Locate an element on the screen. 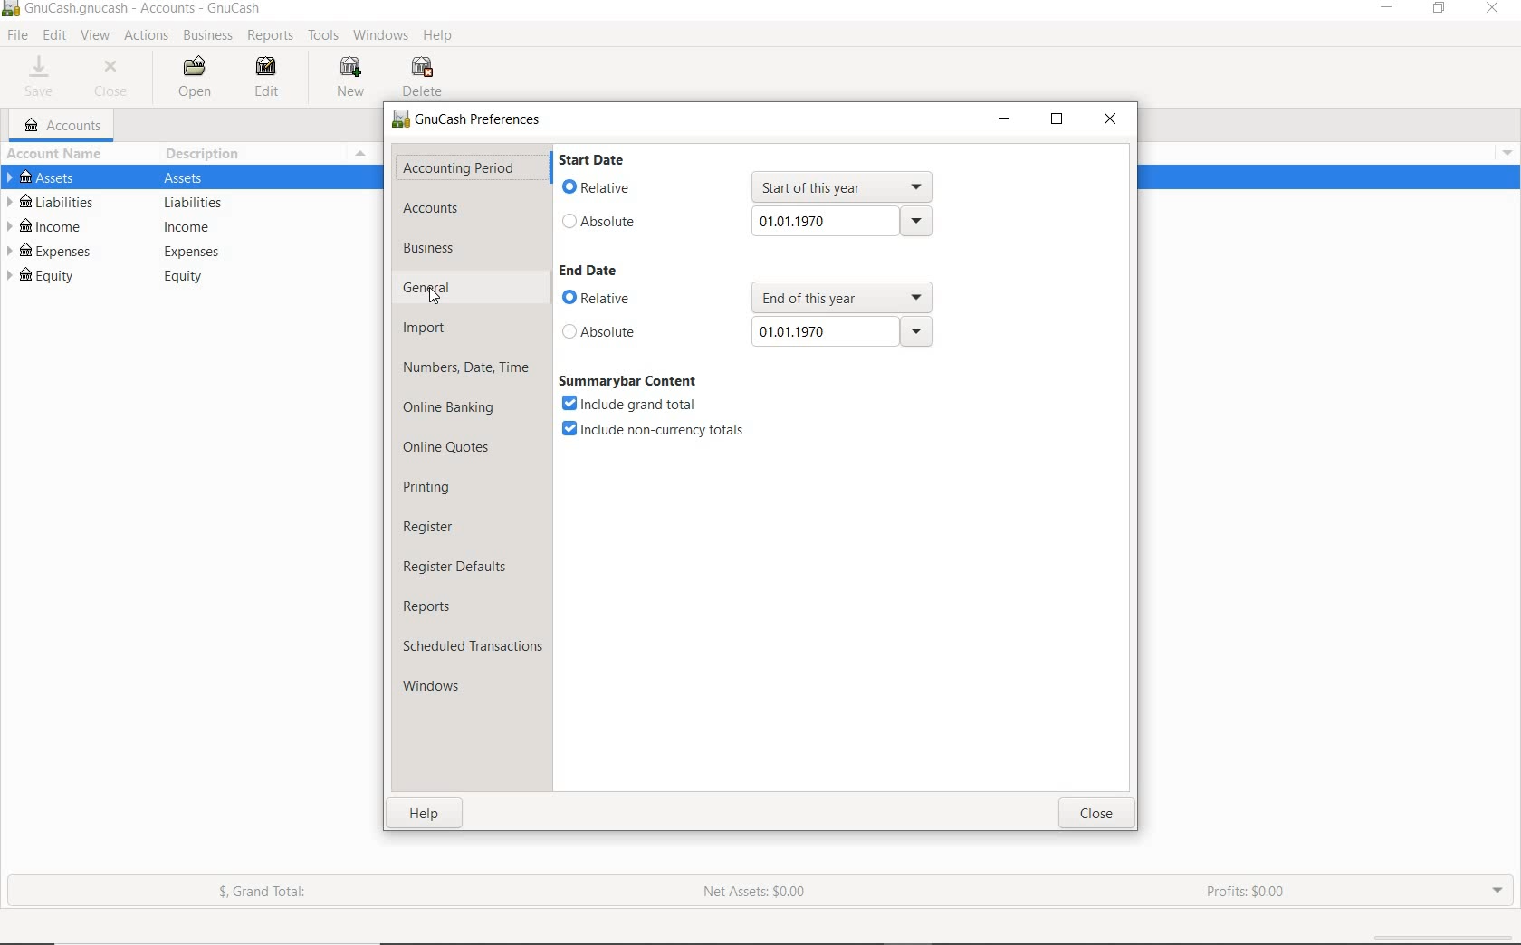 This screenshot has height=945, width=1521. OPEN is located at coordinates (202, 77).